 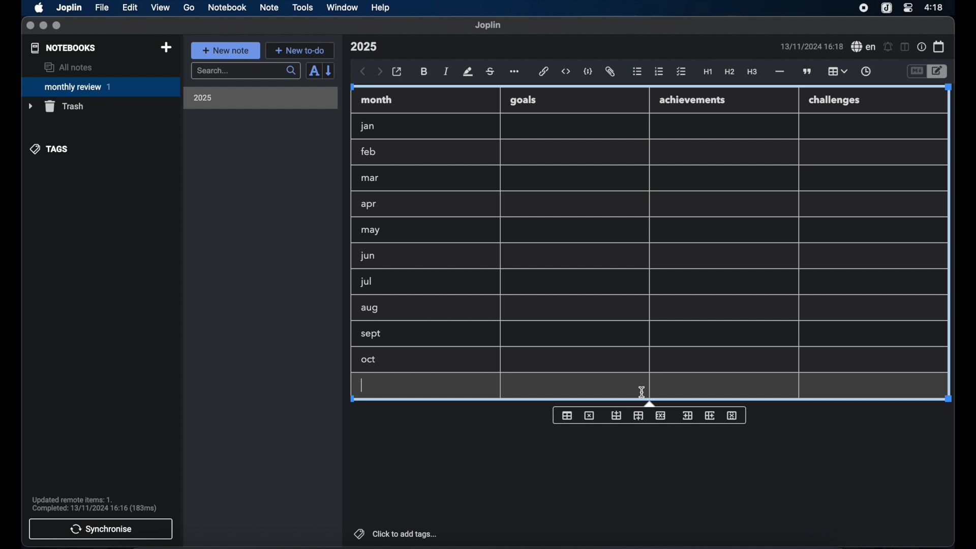 I want to click on numbered list, so click(x=659, y=71).